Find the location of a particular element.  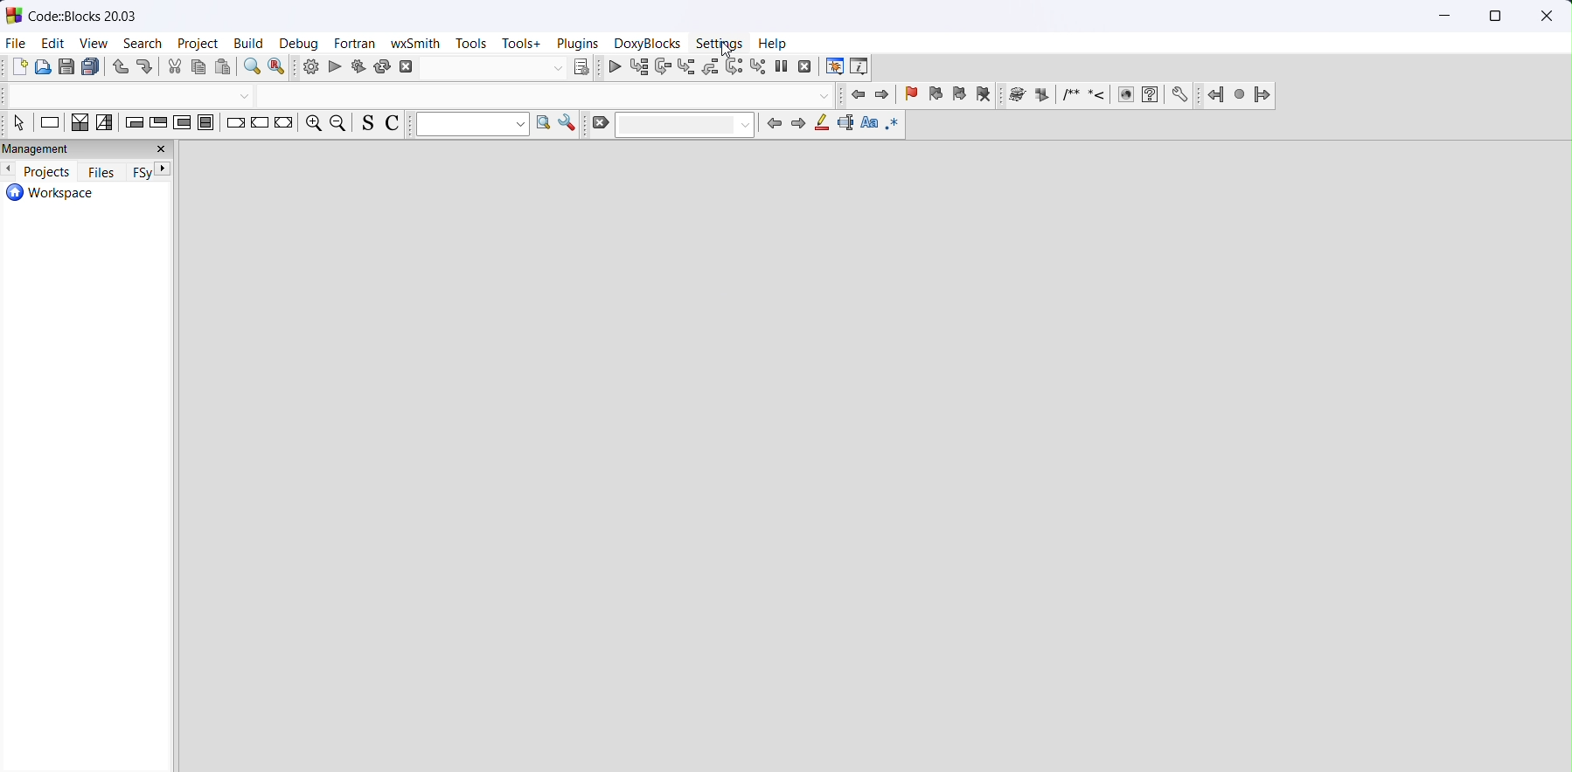

nxt instruction is located at coordinates (734, 67).